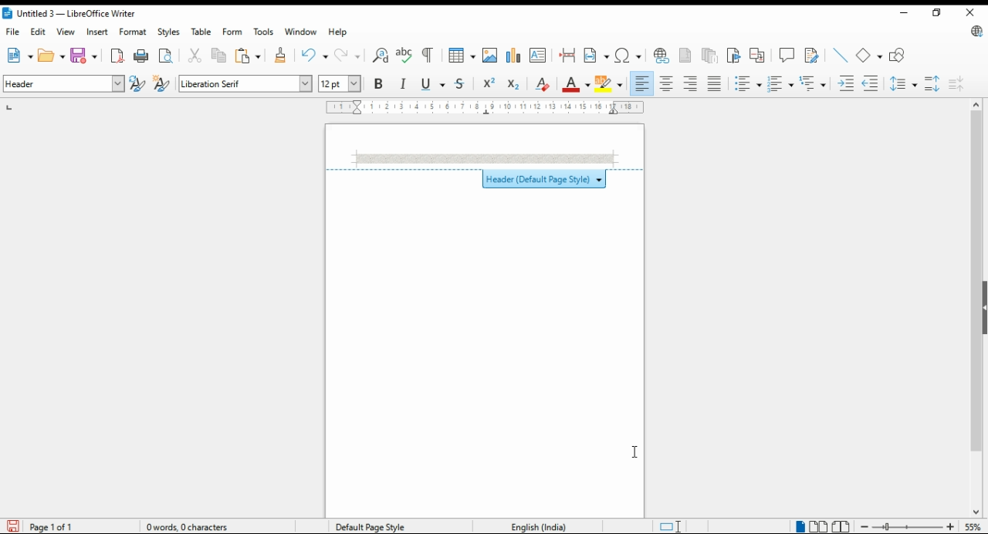 The width and height of the screenshot is (988, 534). What do you see at coordinates (757, 55) in the screenshot?
I see `insert cross-reference` at bounding box center [757, 55].